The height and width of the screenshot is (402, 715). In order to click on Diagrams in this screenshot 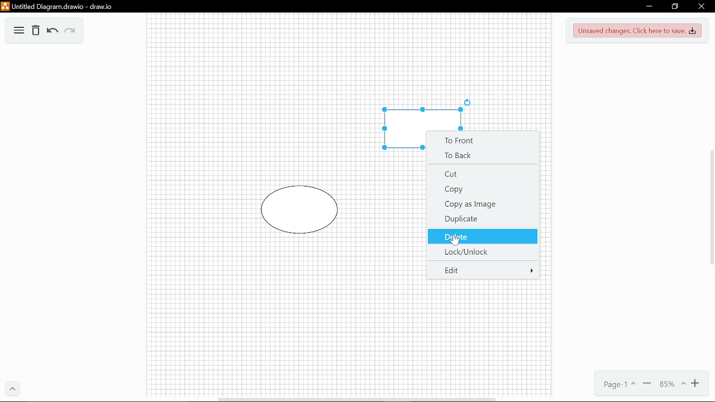, I will do `click(19, 32)`.